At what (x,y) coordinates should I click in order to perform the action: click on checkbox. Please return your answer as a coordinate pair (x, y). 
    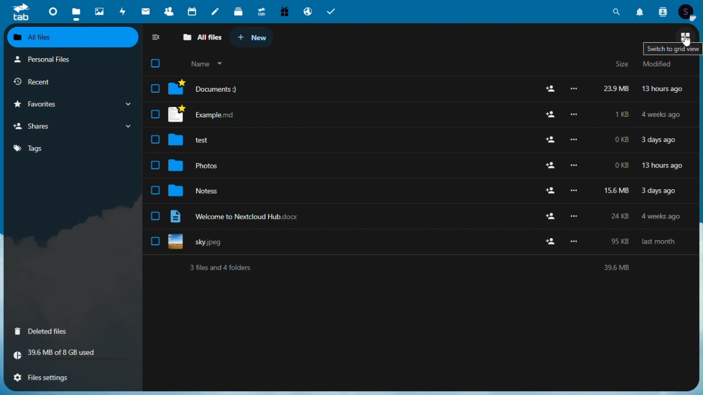
    Looking at the image, I should click on (155, 63).